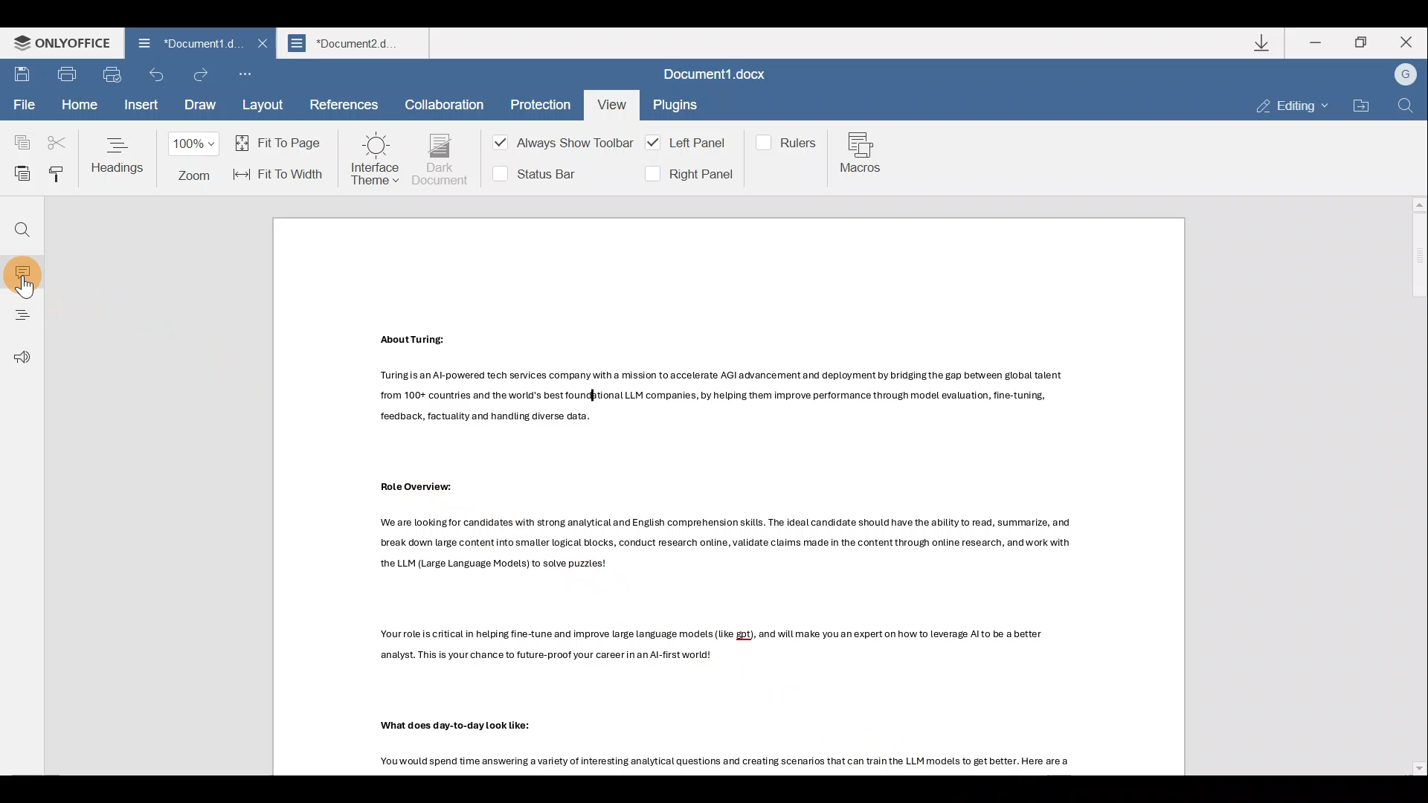  What do you see at coordinates (23, 310) in the screenshot?
I see `Headings` at bounding box center [23, 310].